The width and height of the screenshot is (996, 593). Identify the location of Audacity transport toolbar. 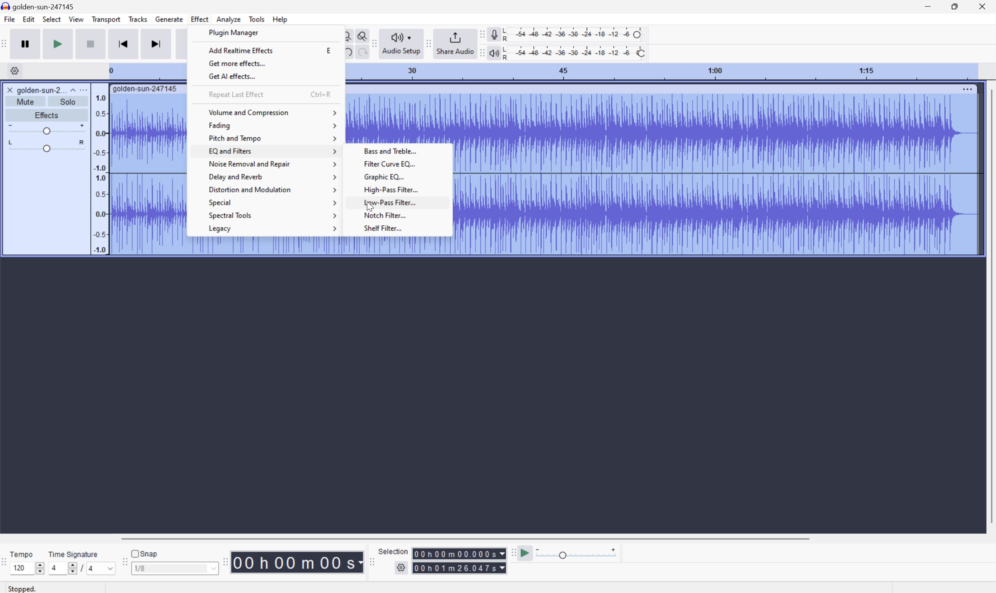
(6, 42).